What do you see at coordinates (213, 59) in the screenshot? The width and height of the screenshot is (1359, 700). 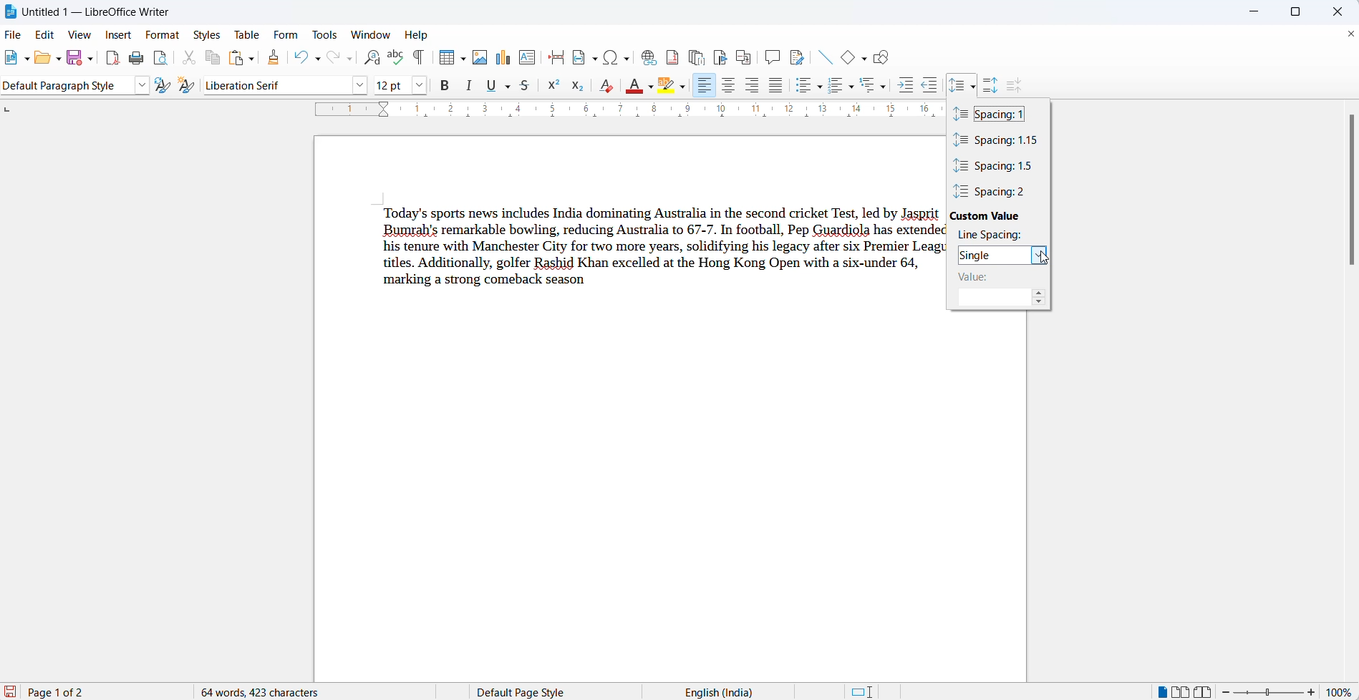 I see `copy` at bounding box center [213, 59].